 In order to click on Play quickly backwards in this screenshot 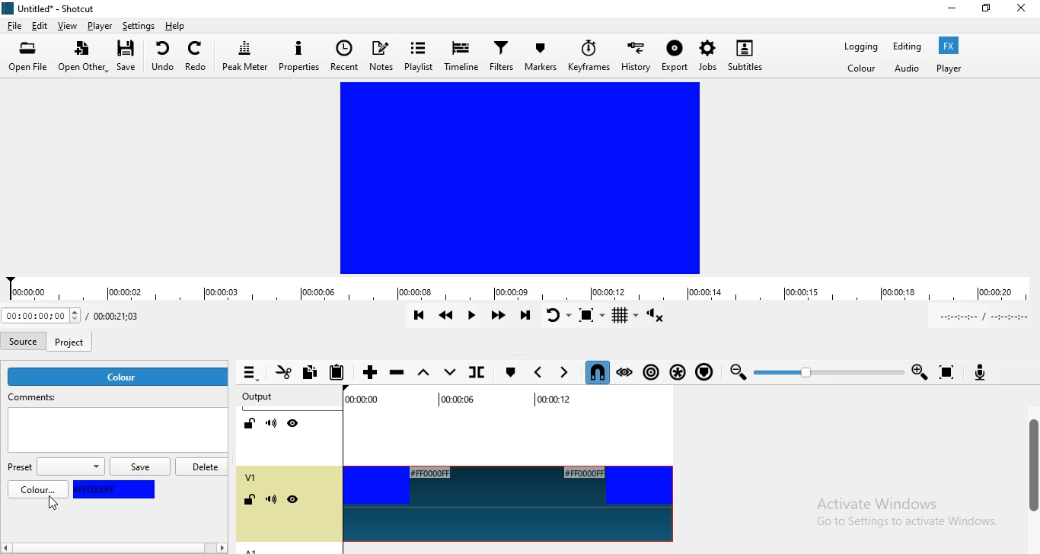, I will do `click(445, 315)`.